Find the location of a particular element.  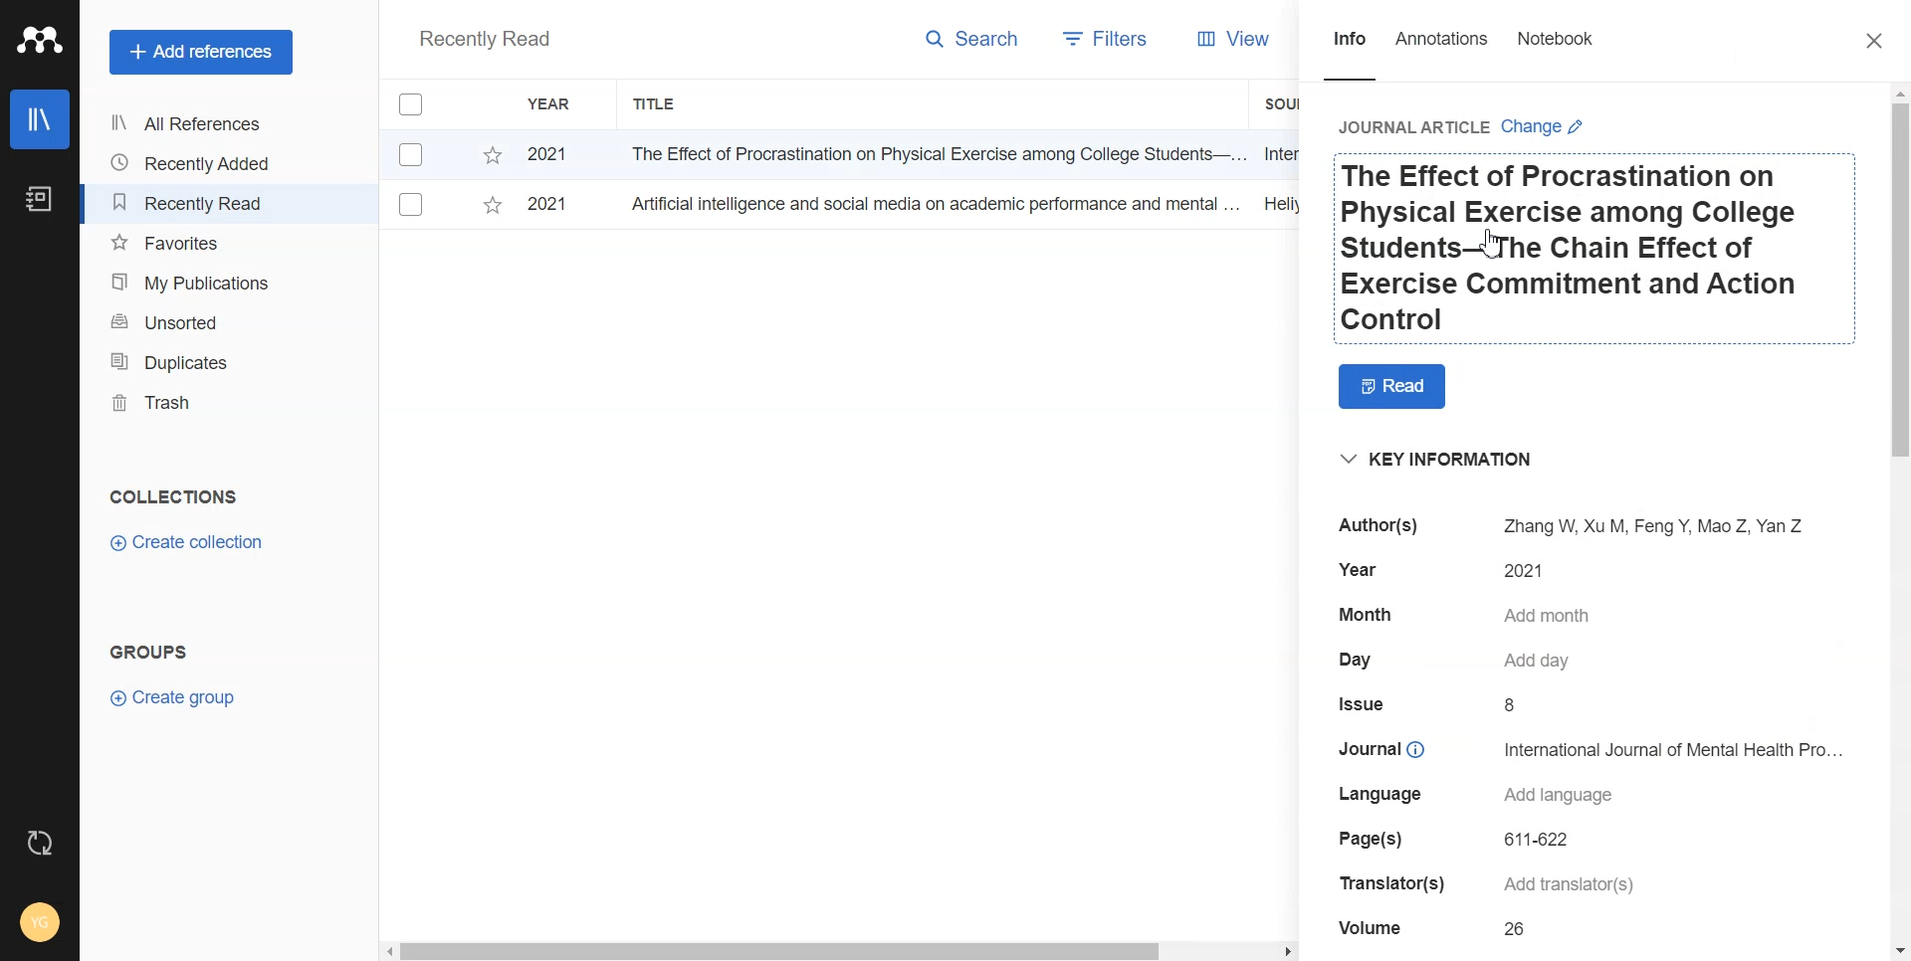

Checkbox is located at coordinates (415, 153).